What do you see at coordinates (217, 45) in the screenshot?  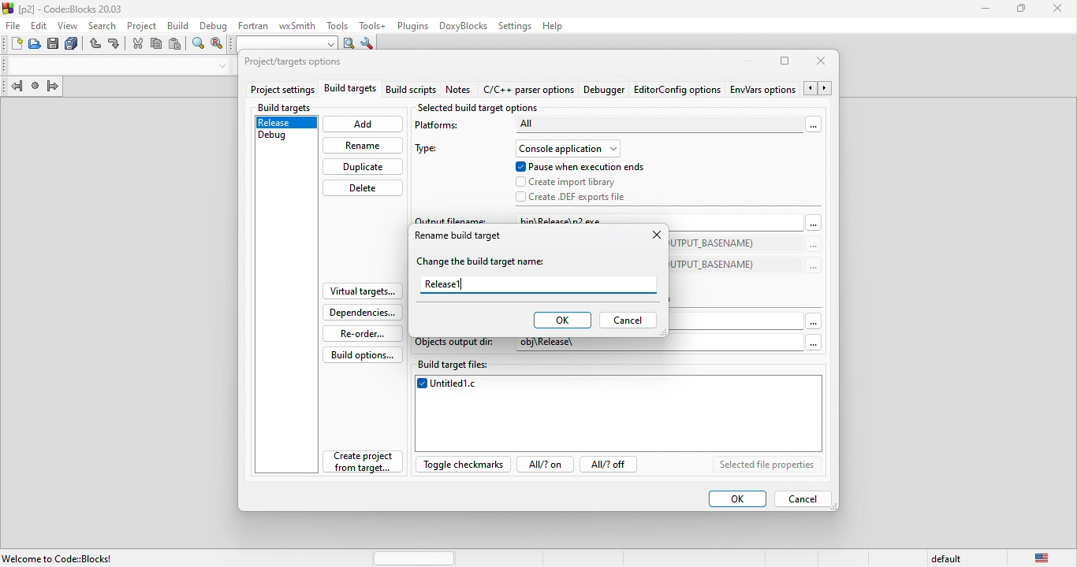 I see `replace` at bounding box center [217, 45].